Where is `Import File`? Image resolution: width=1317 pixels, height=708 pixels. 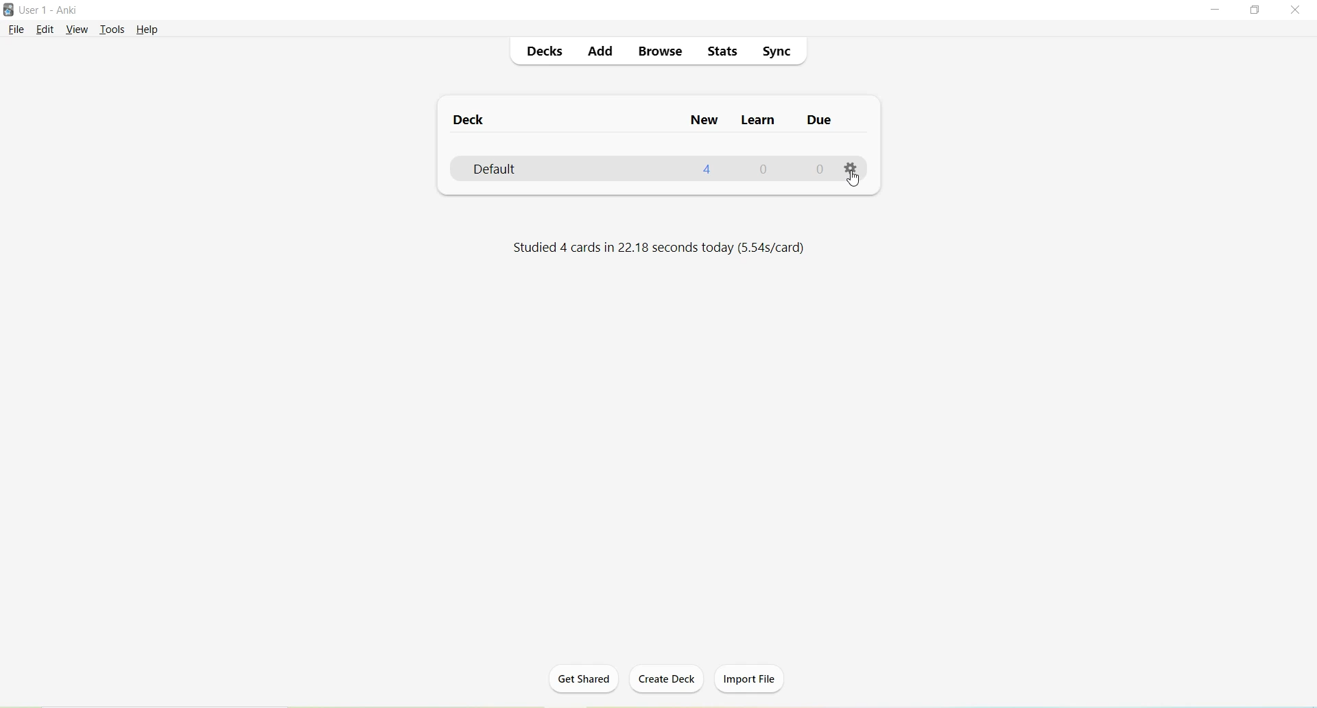 Import File is located at coordinates (750, 678).